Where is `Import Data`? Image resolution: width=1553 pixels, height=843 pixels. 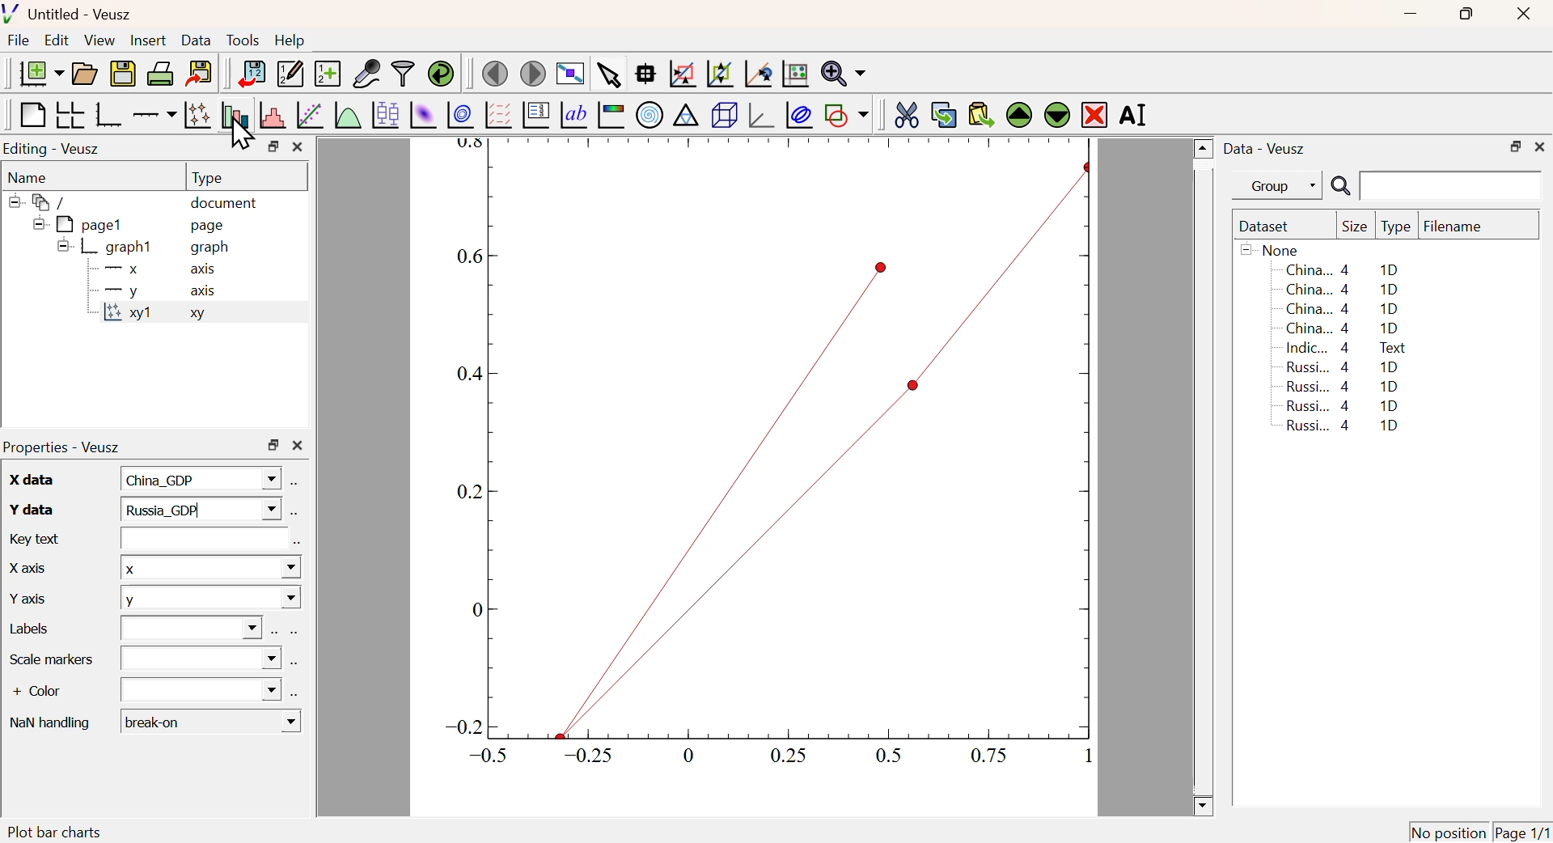
Import Data is located at coordinates (251, 74).